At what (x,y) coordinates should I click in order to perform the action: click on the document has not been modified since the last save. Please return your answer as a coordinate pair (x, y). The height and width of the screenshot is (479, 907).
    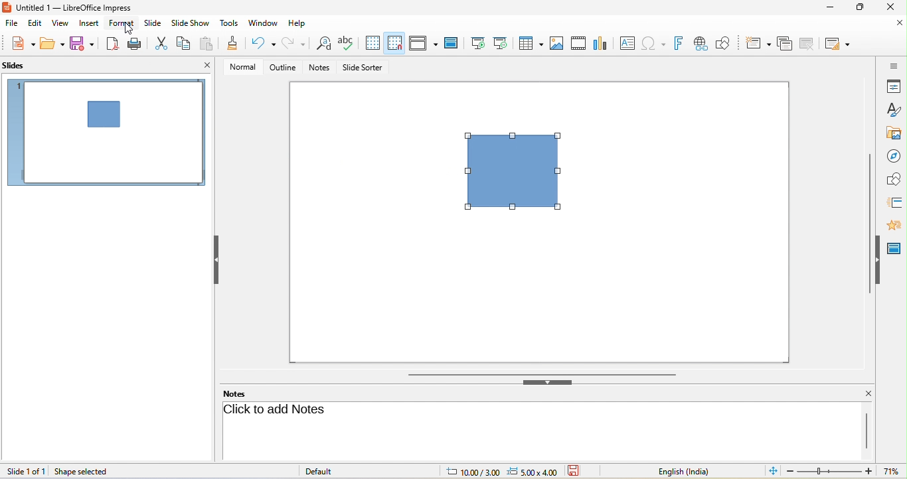
    Looking at the image, I should click on (580, 471).